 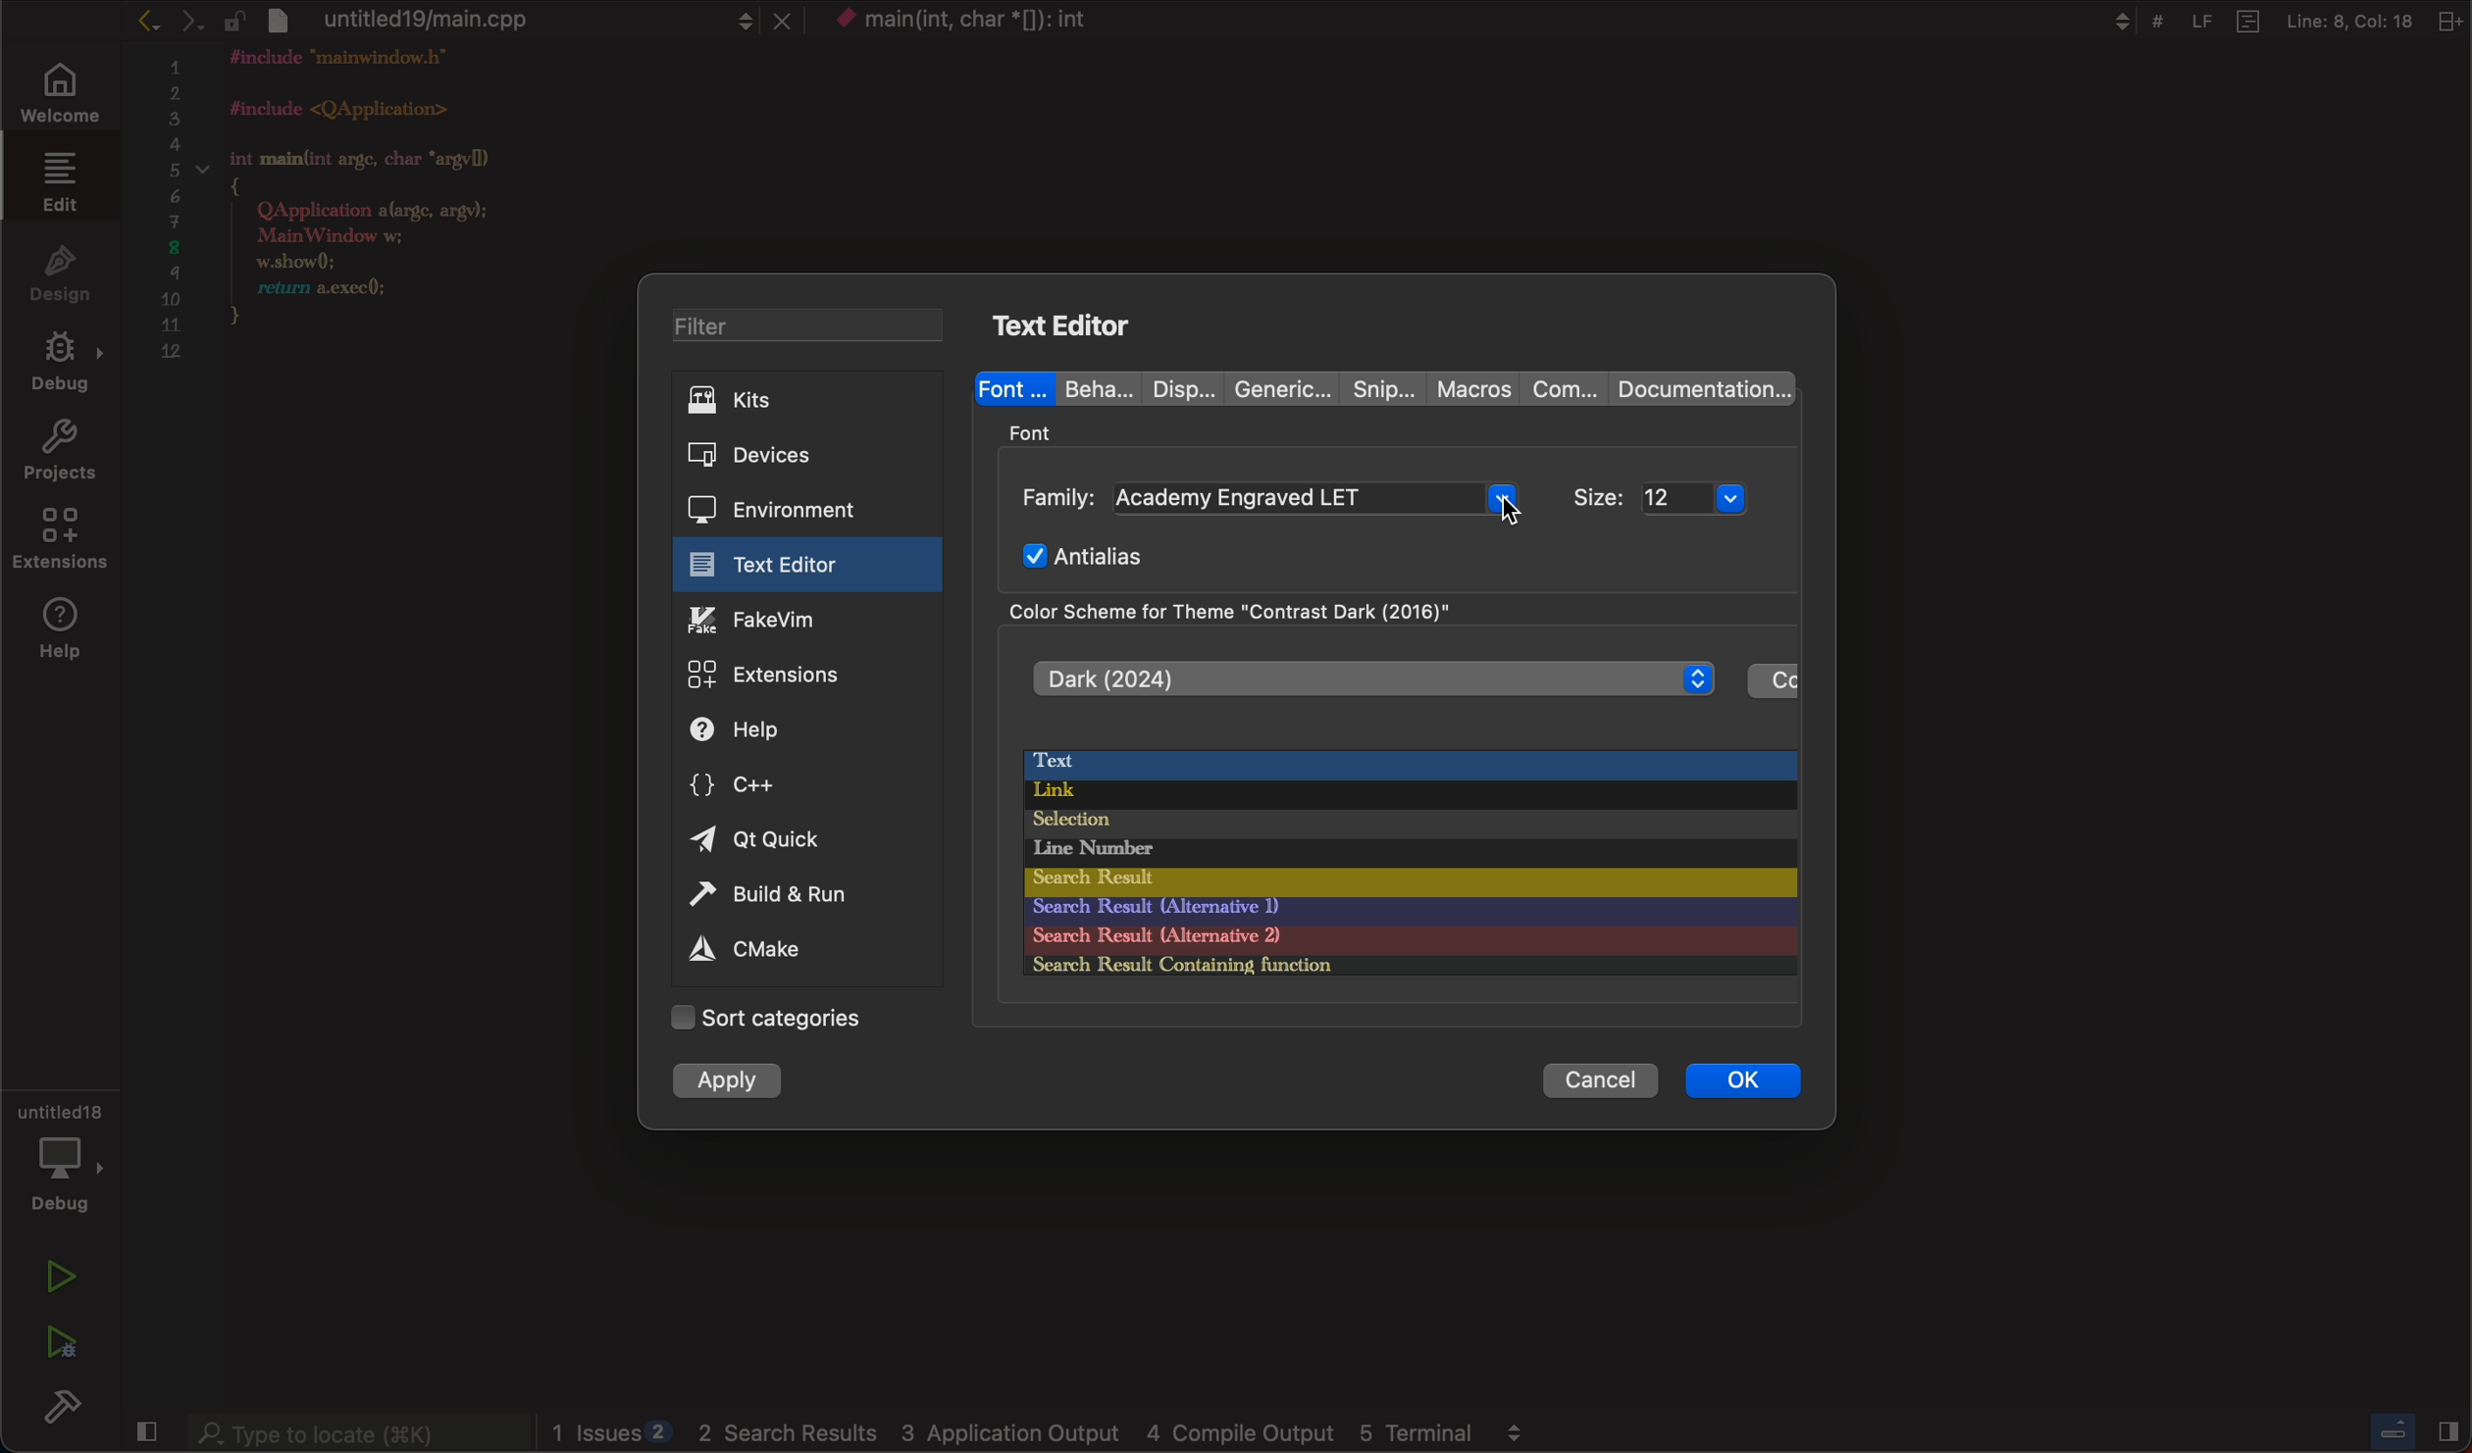 I want to click on debug, so click(x=59, y=367).